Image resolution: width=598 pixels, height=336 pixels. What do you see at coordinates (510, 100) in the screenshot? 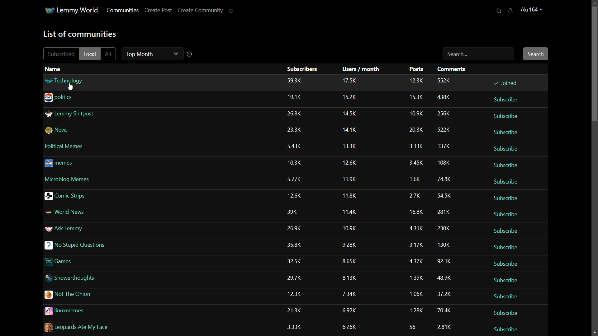
I see `subscribe/unsubscribe` at bounding box center [510, 100].